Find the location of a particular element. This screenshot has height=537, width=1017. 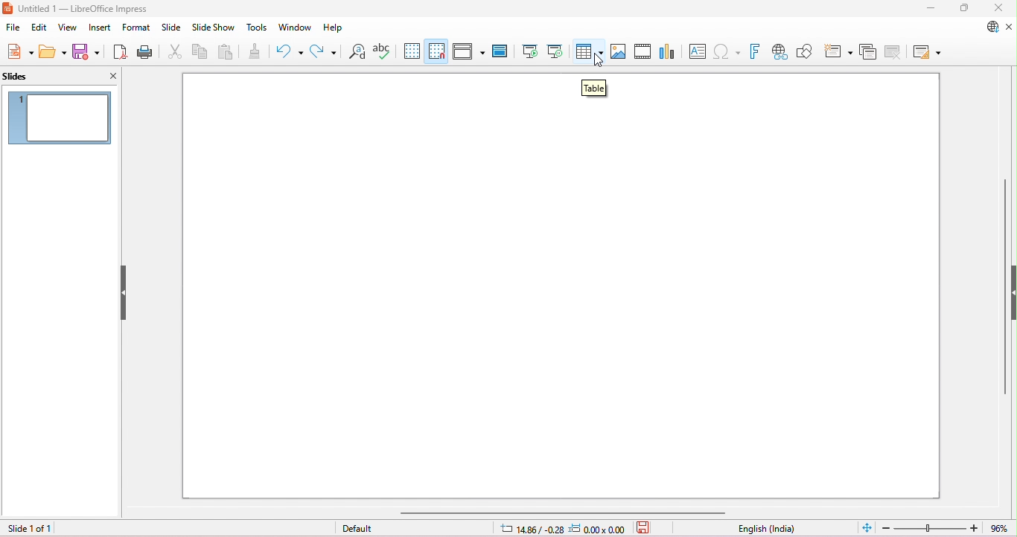

slide is located at coordinates (172, 28).